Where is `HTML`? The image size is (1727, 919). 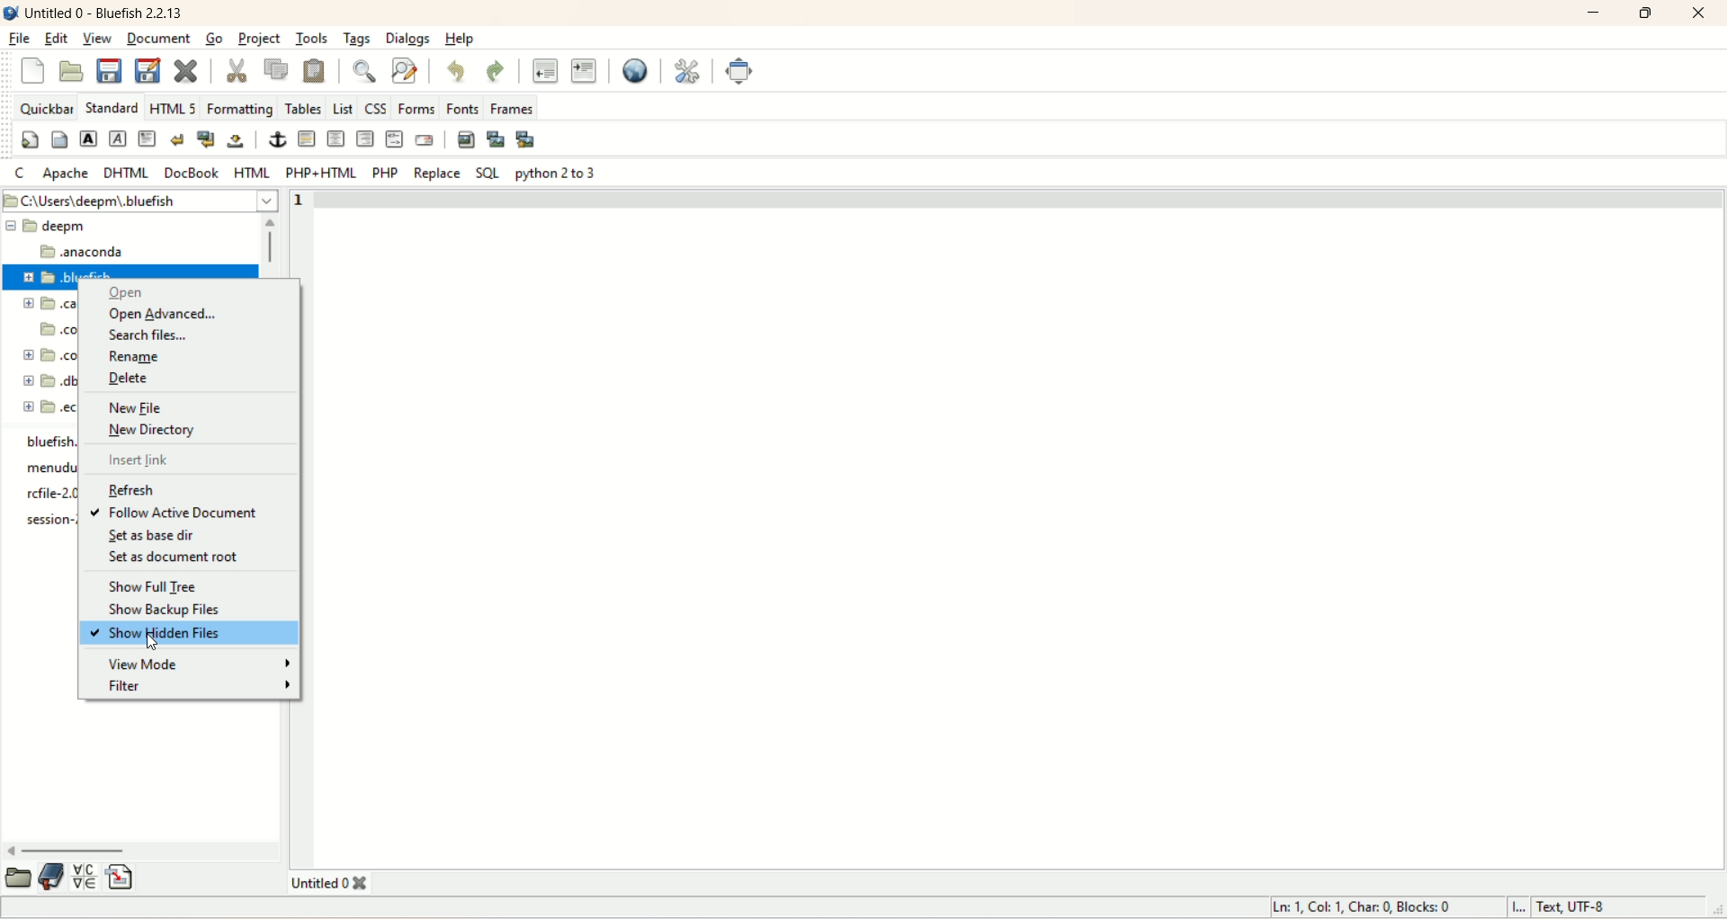 HTML is located at coordinates (252, 173).